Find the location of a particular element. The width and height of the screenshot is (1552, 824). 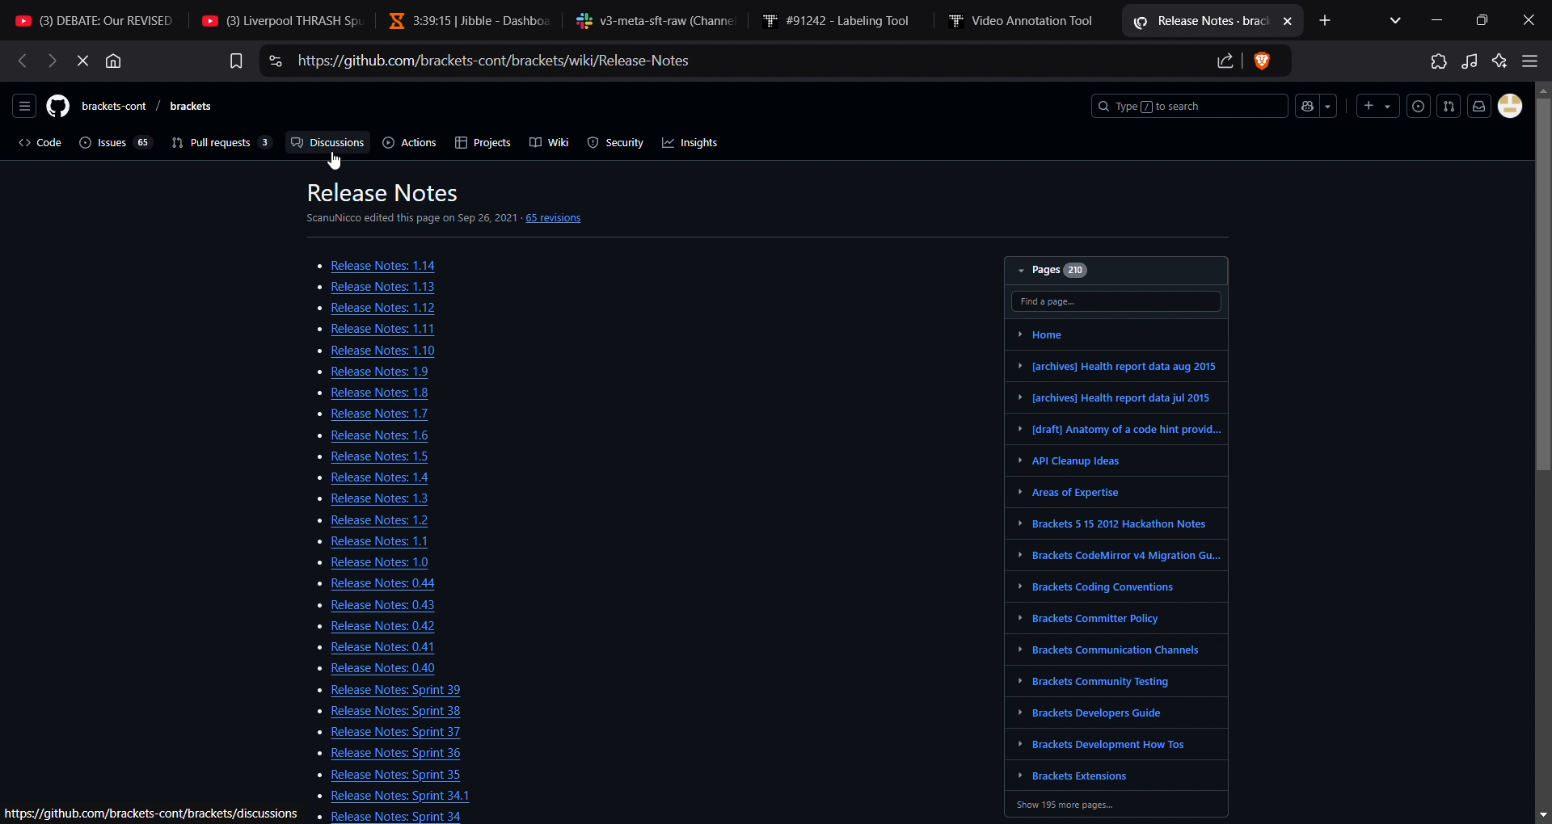

options is located at coordinates (23, 105).